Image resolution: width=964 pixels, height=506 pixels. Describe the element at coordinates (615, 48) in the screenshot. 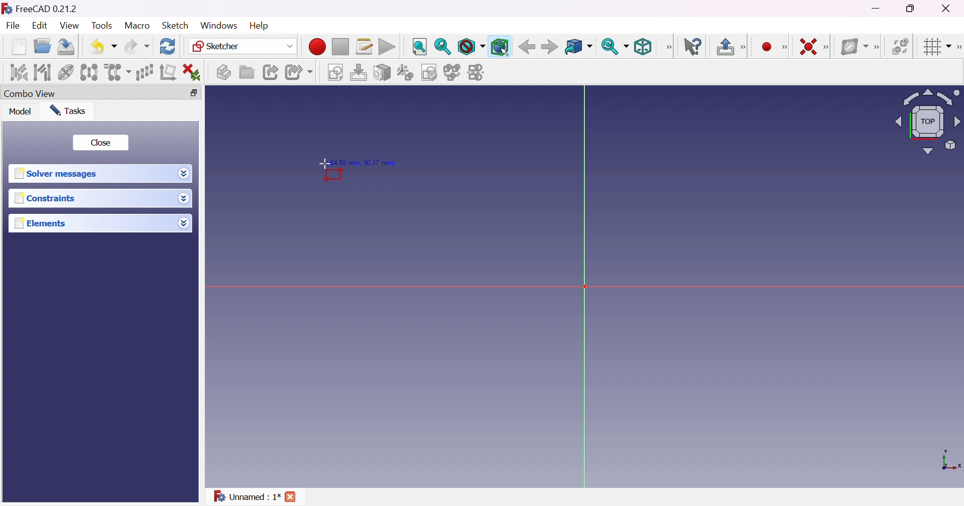

I see `Sync view` at that location.